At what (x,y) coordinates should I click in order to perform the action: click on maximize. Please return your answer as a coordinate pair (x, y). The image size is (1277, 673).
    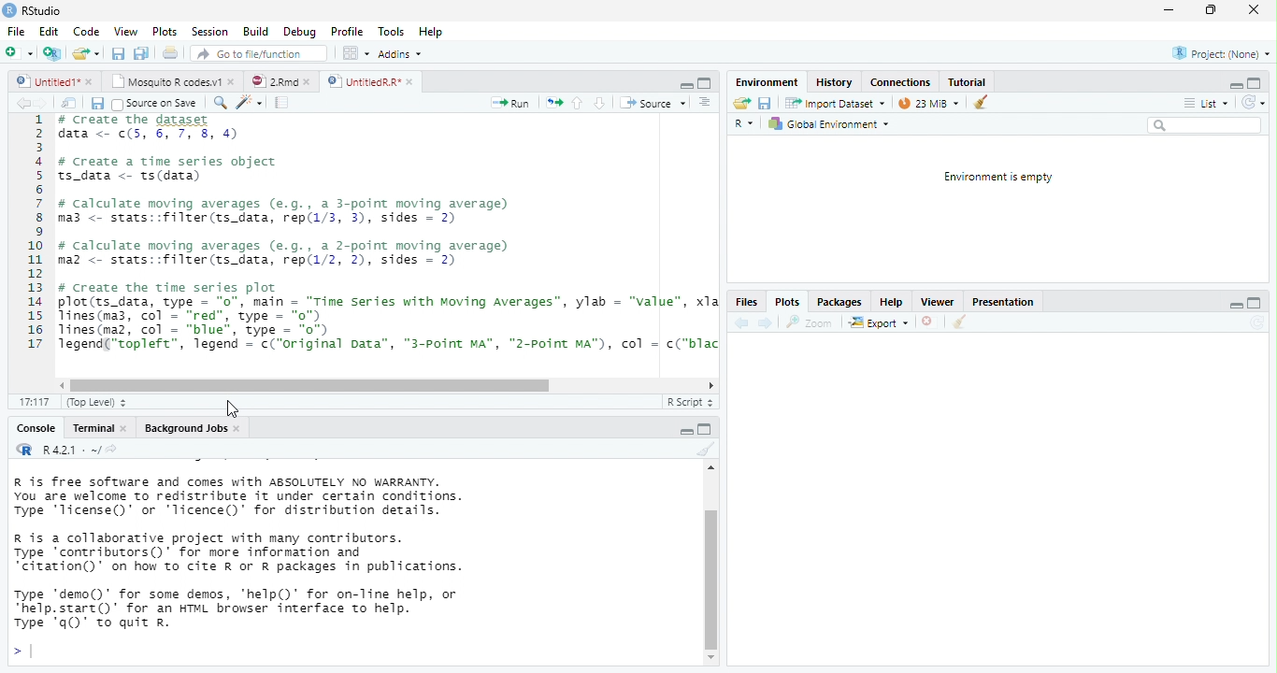
    Looking at the image, I should click on (705, 83).